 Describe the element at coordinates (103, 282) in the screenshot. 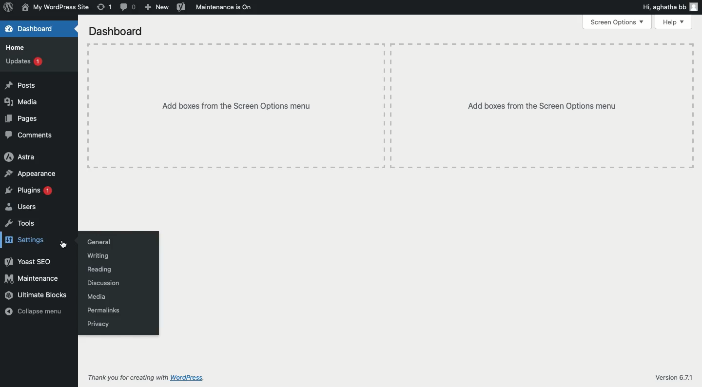

I see `Discussion` at that location.